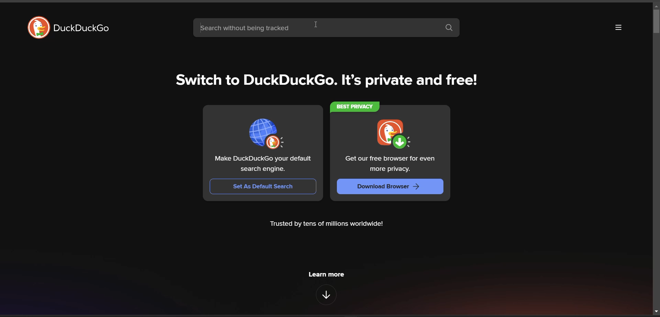 This screenshot has height=317, width=660. Describe the element at coordinates (329, 81) in the screenshot. I see `Switch to DuckDuckGo. It’s private and free!` at that location.